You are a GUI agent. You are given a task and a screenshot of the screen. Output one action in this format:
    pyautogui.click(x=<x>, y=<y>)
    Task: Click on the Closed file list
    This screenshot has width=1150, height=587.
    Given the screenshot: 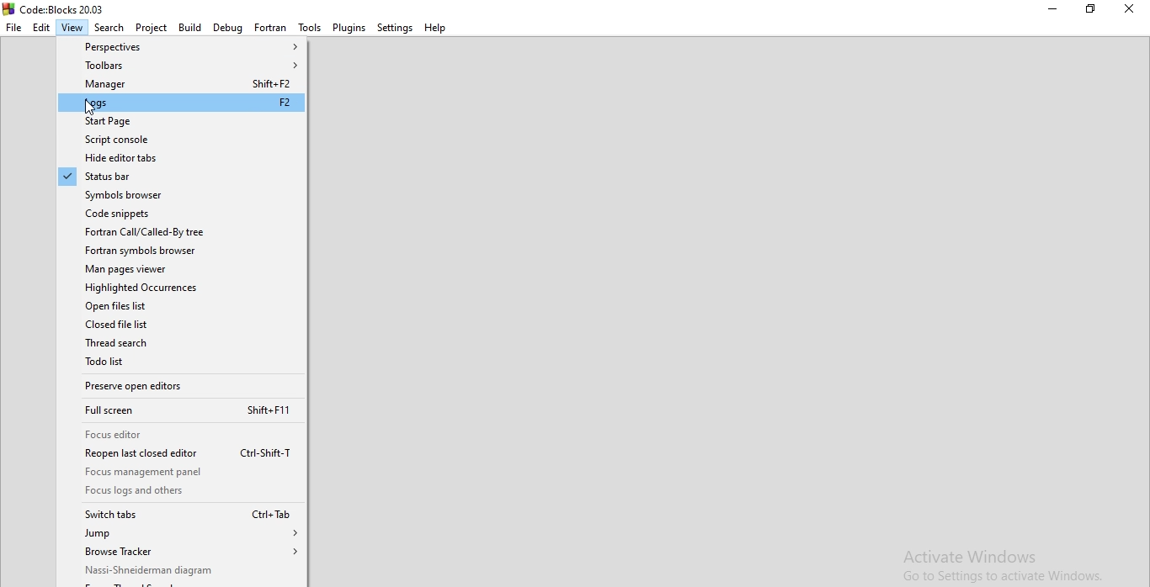 What is the action you would take?
    pyautogui.click(x=182, y=324)
    